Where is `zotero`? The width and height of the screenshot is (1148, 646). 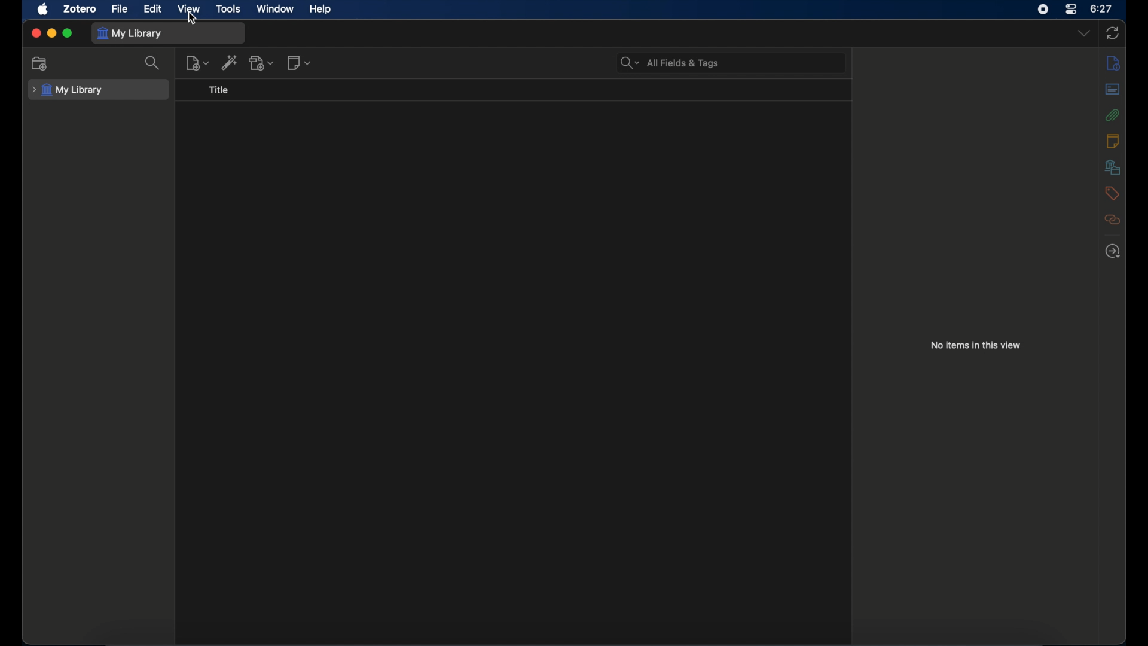 zotero is located at coordinates (80, 8).